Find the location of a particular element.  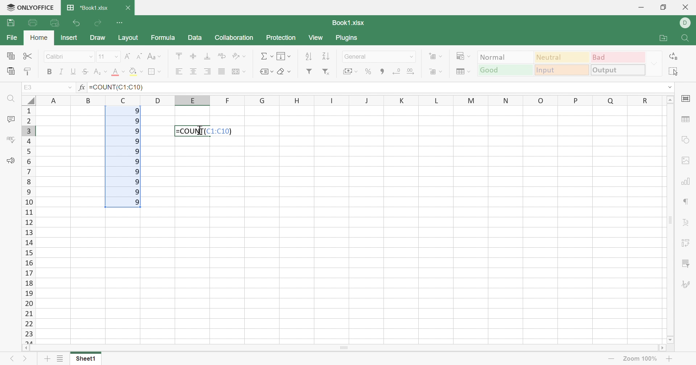

Add sheet is located at coordinates (47, 358).